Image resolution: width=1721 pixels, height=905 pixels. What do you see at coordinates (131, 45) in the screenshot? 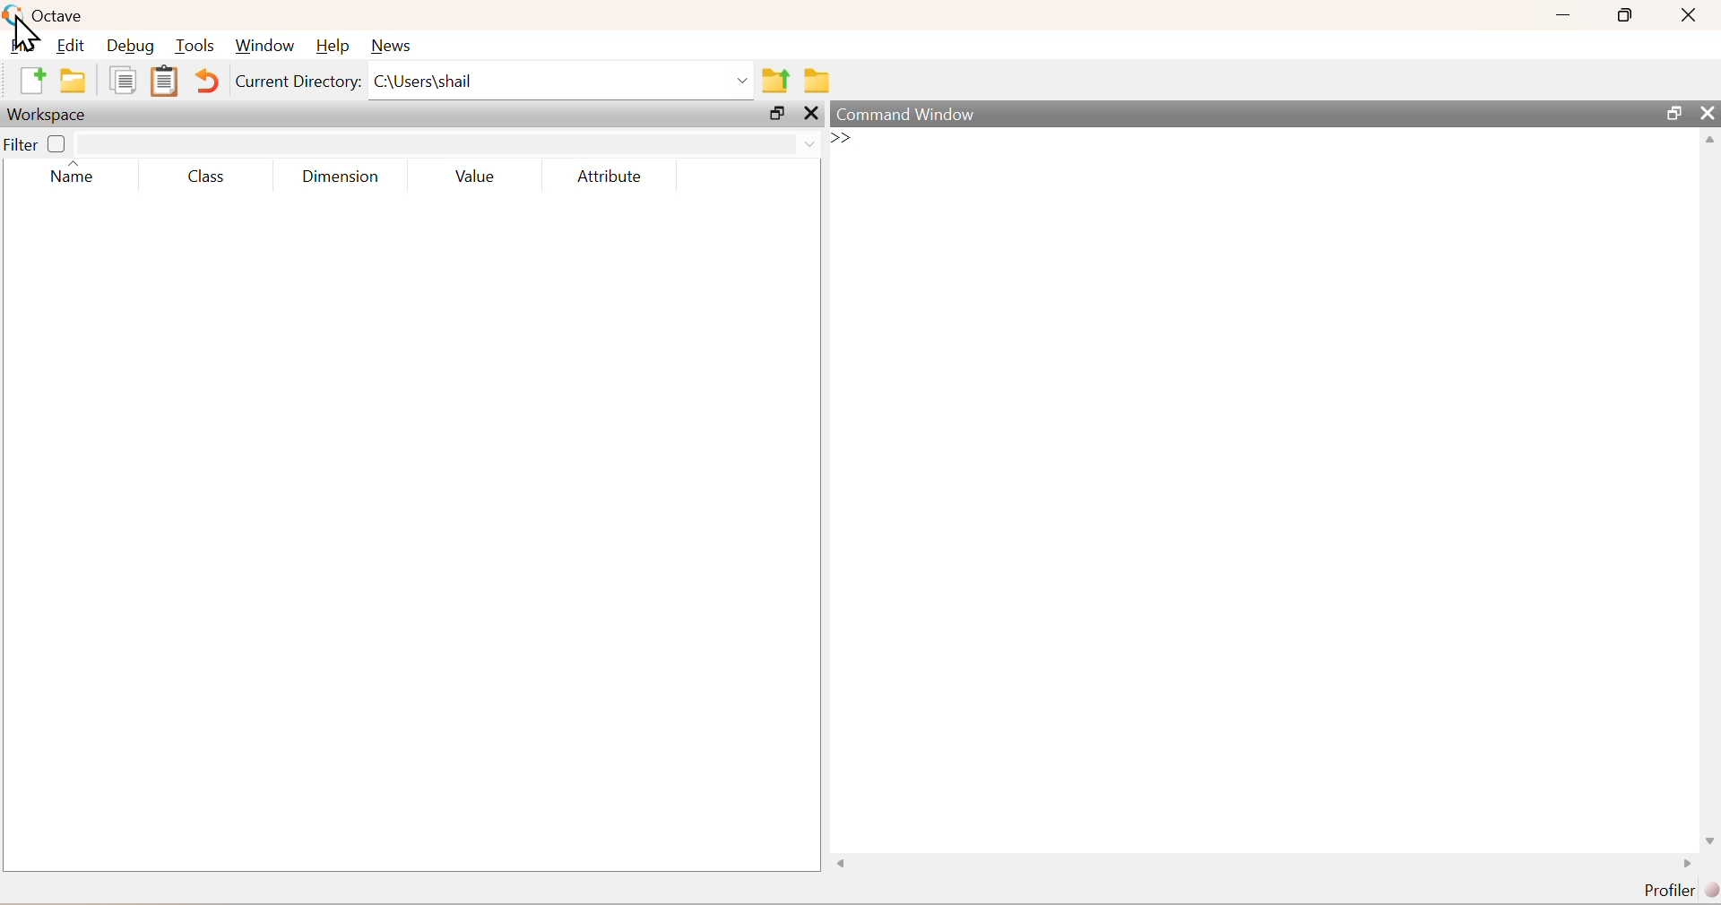
I see `Debug` at bounding box center [131, 45].